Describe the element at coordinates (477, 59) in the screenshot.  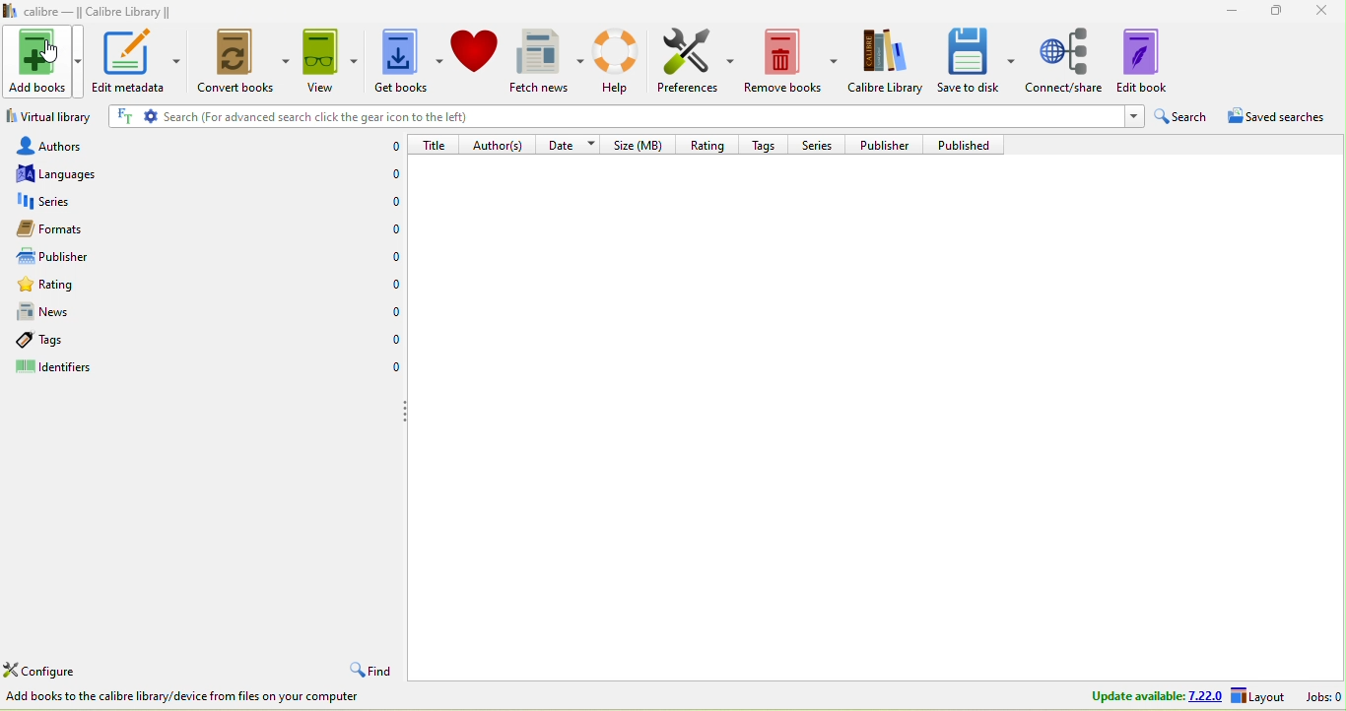
I see `donate` at that location.